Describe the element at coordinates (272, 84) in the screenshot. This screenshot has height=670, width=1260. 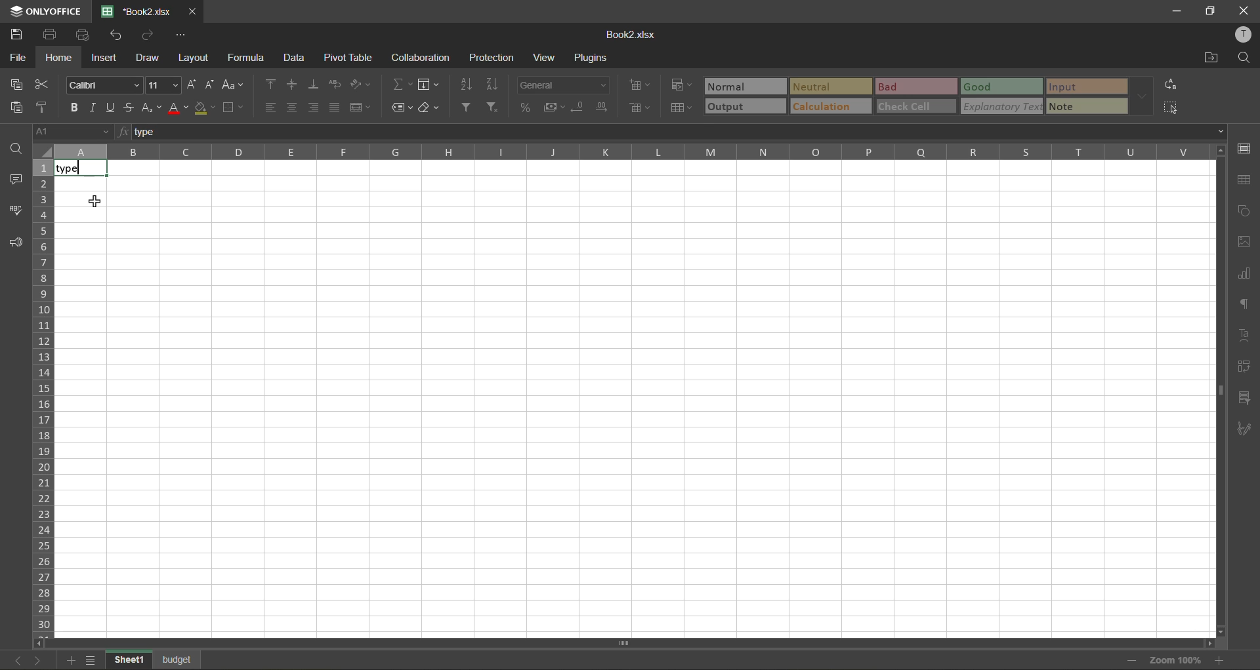
I see `align top` at that location.